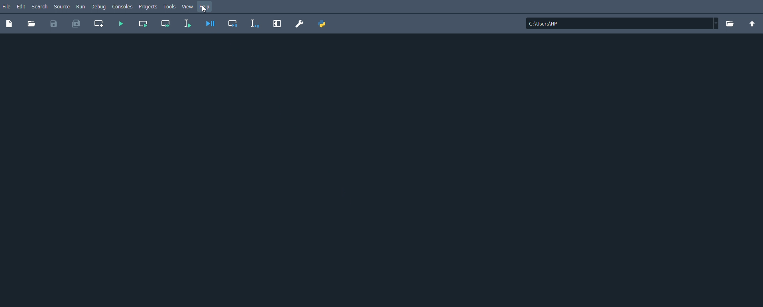  I want to click on Run file, so click(120, 24).